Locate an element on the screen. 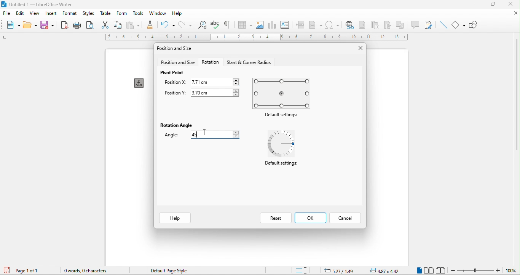  click to save the document is located at coordinates (6, 270).